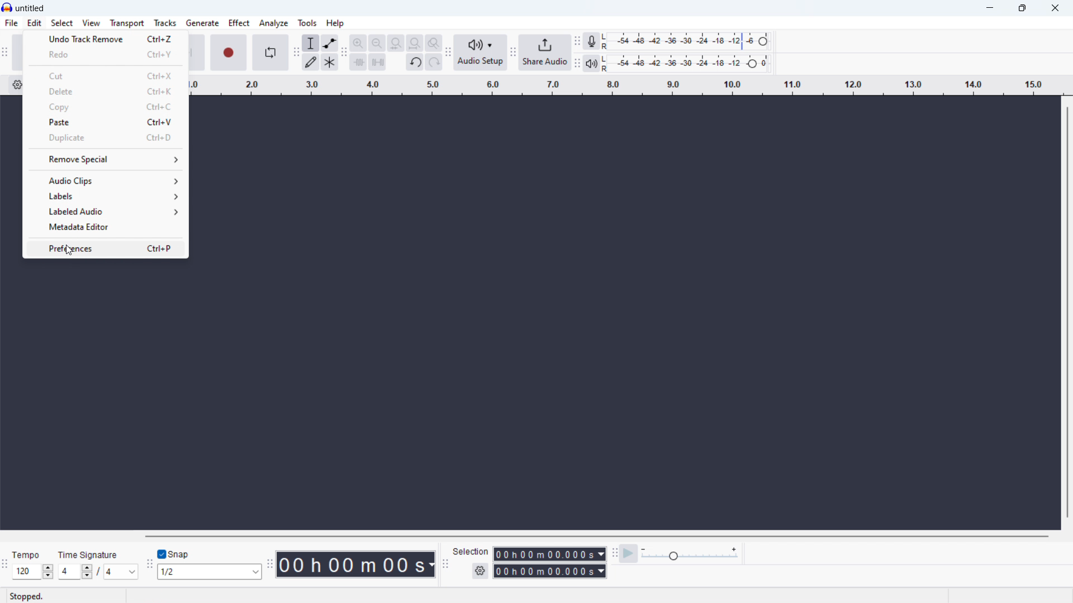  I want to click on undo, so click(415, 63).